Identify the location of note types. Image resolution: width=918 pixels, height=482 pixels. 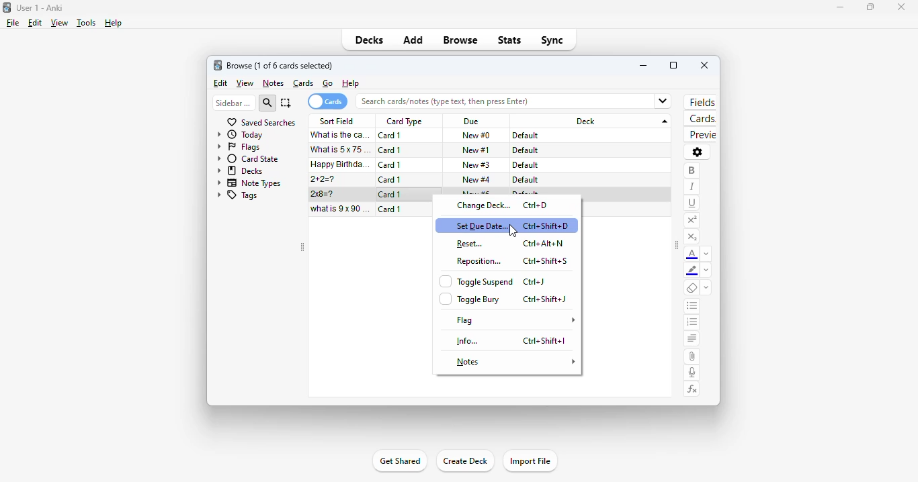
(250, 183).